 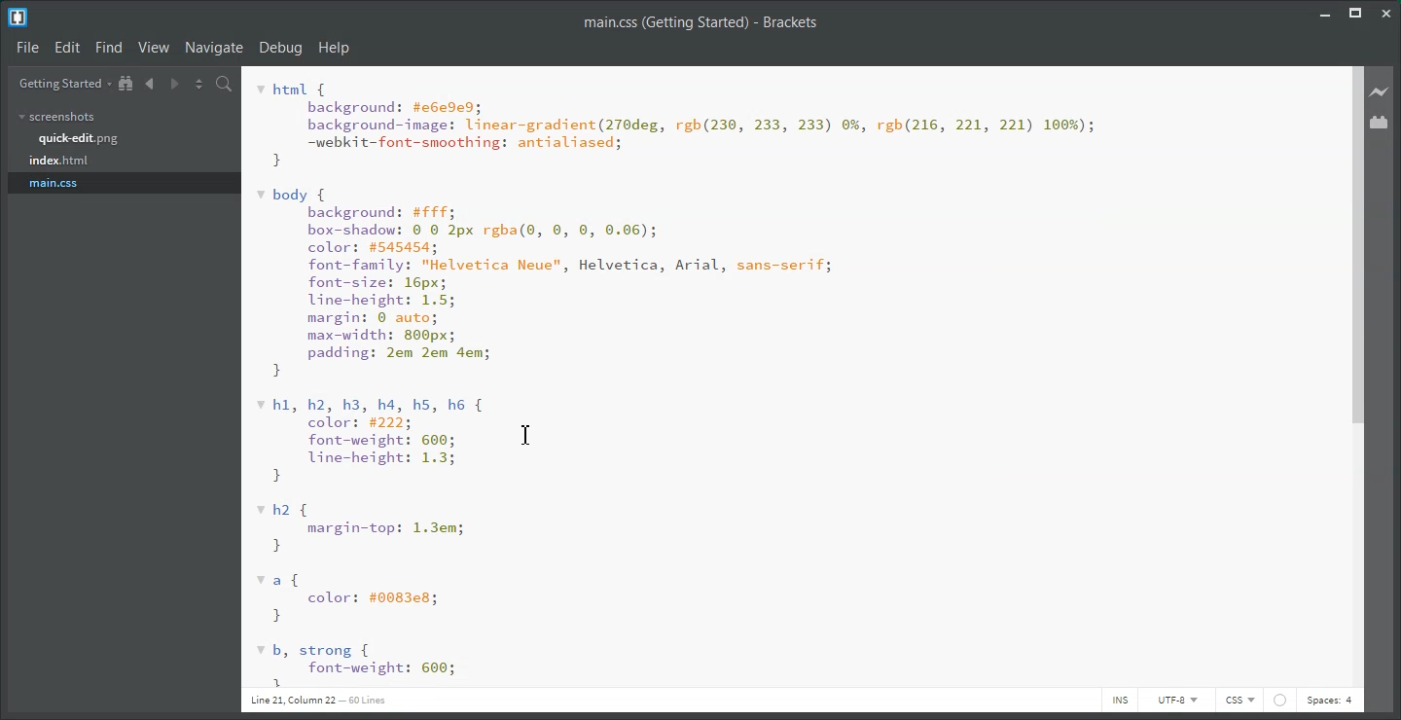 I want to click on line 21 column 29 208 lines, so click(x=322, y=700).